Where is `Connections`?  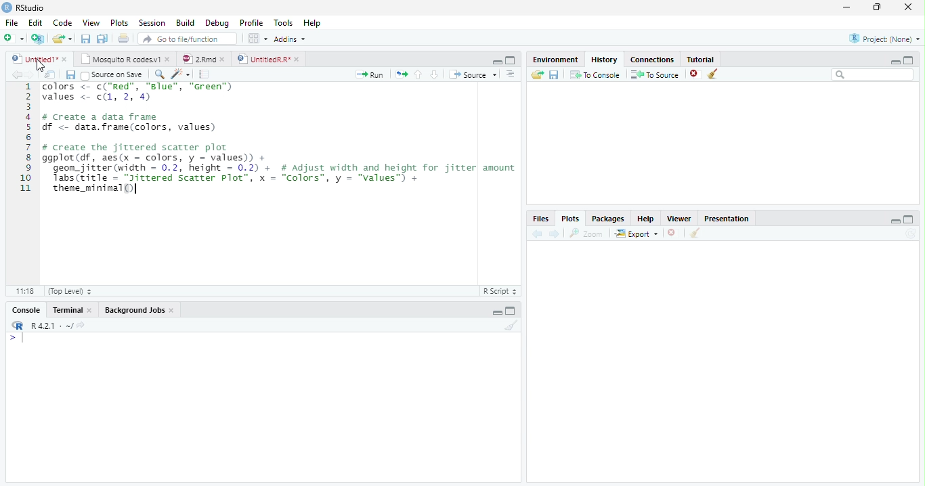
Connections is located at coordinates (652, 60).